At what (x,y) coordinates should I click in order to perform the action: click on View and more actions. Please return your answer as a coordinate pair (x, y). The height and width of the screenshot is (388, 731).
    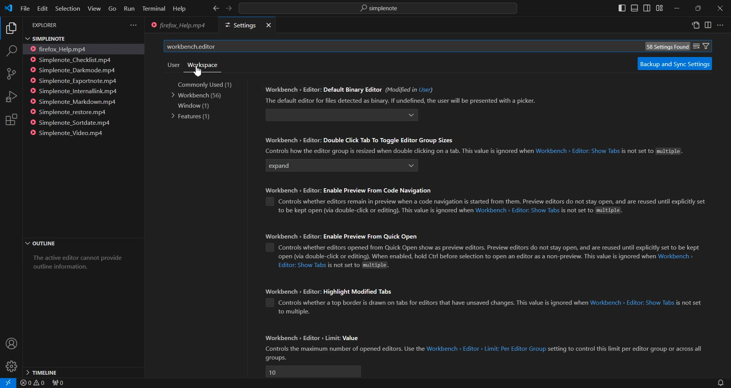
    Looking at the image, I should click on (133, 25).